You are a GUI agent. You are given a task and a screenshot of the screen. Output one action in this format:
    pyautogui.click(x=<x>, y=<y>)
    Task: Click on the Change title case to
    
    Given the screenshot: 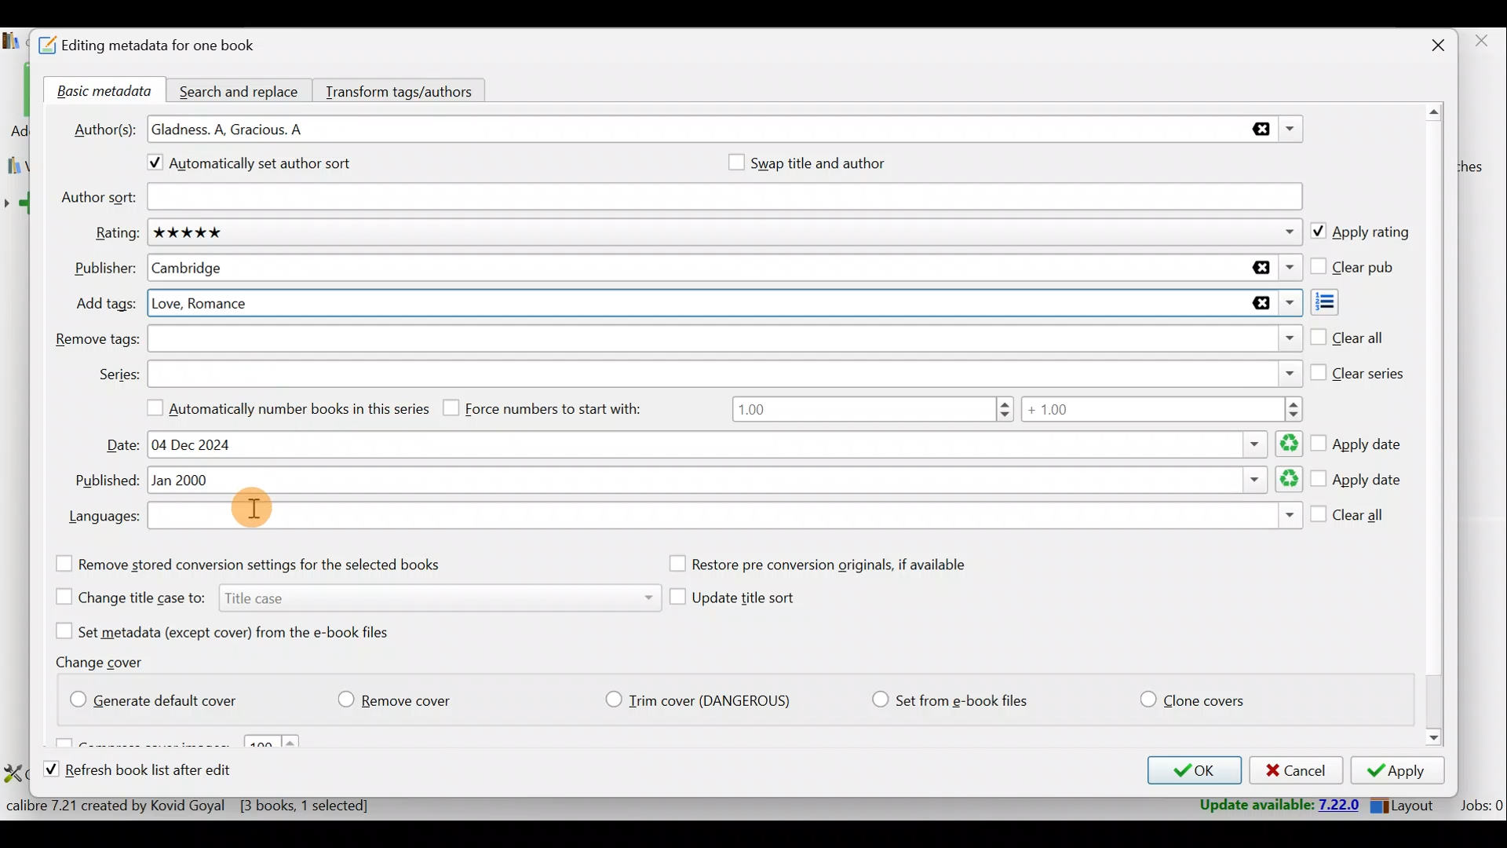 What is the action you would take?
    pyautogui.click(x=351, y=596)
    